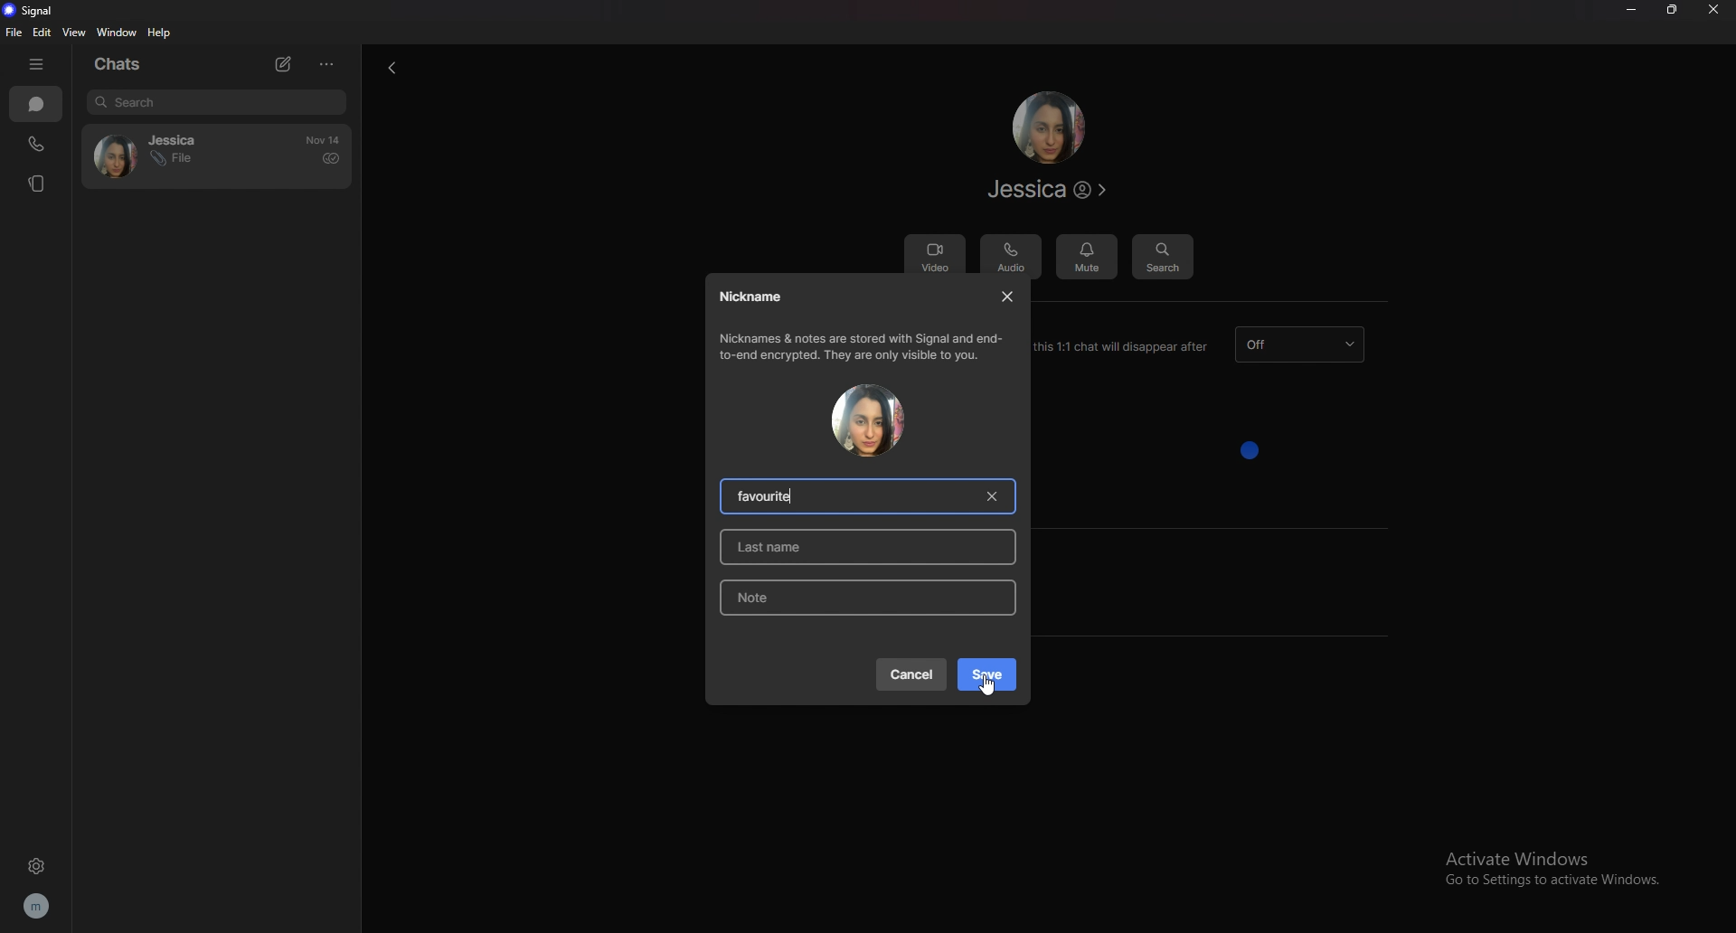 The height and width of the screenshot is (933, 1736). I want to click on profile, so click(43, 907).